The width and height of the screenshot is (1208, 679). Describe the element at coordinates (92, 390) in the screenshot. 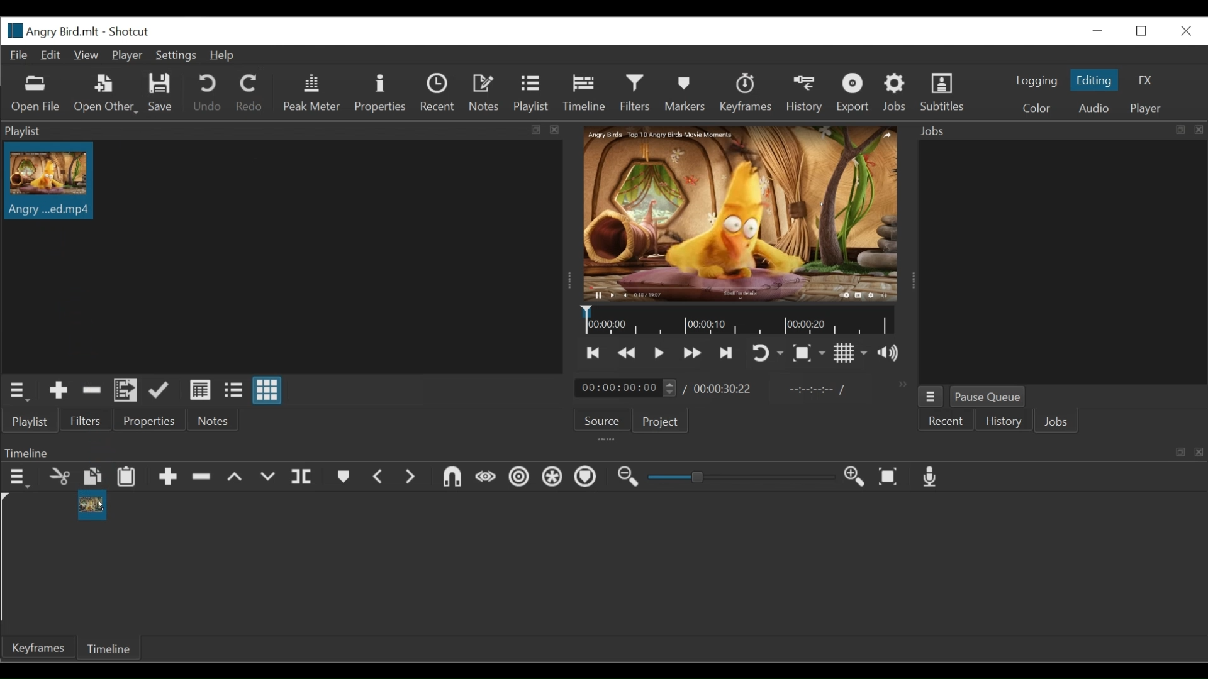

I see `Remove cut` at that location.